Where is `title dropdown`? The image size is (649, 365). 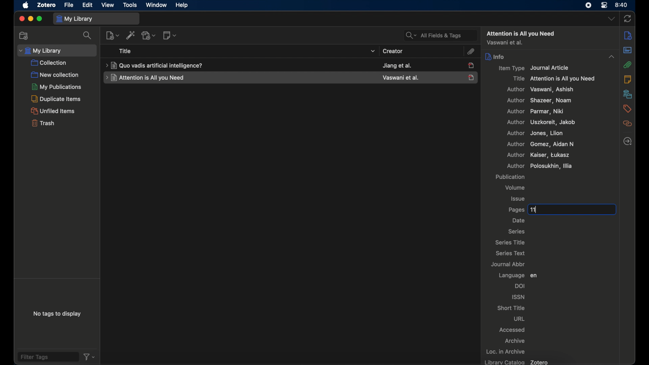
title dropdown is located at coordinates (373, 51).